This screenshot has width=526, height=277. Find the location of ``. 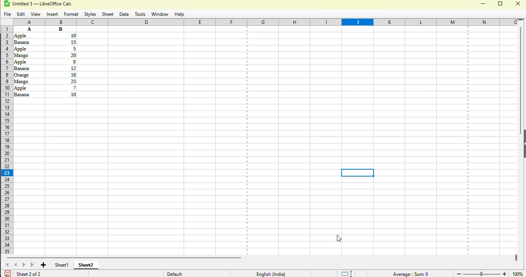

 is located at coordinates (28, 55).